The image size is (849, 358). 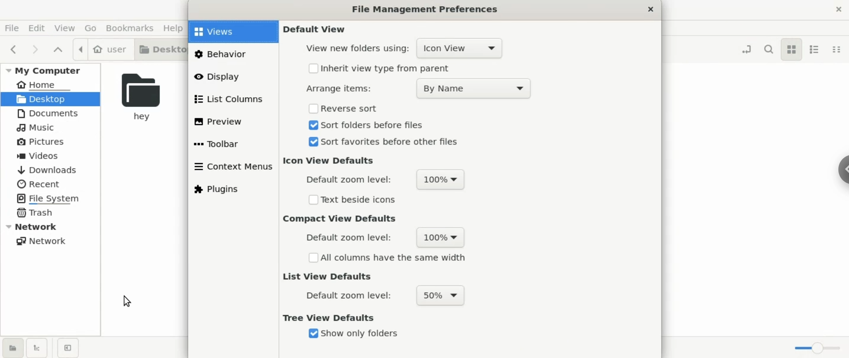 What do you see at coordinates (232, 167) in the screenshot?
I see `content menus` at bounding box center [232, 167].